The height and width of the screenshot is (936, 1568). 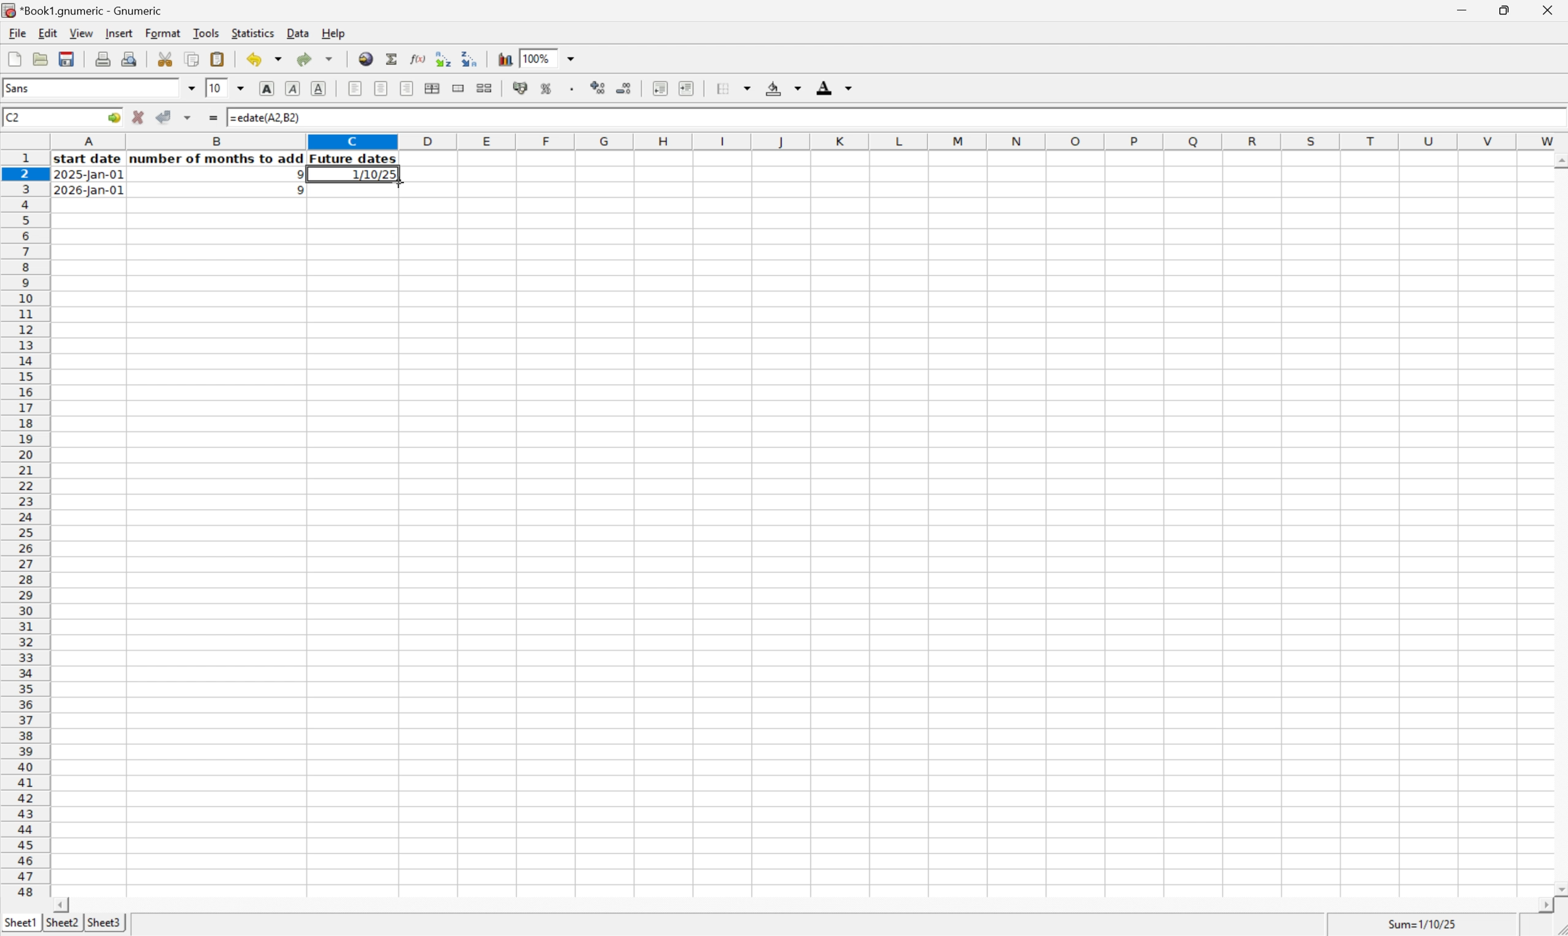 I want to click on Sort the selected region in ascending order based on the first column selected, so click(x=442, y=57).